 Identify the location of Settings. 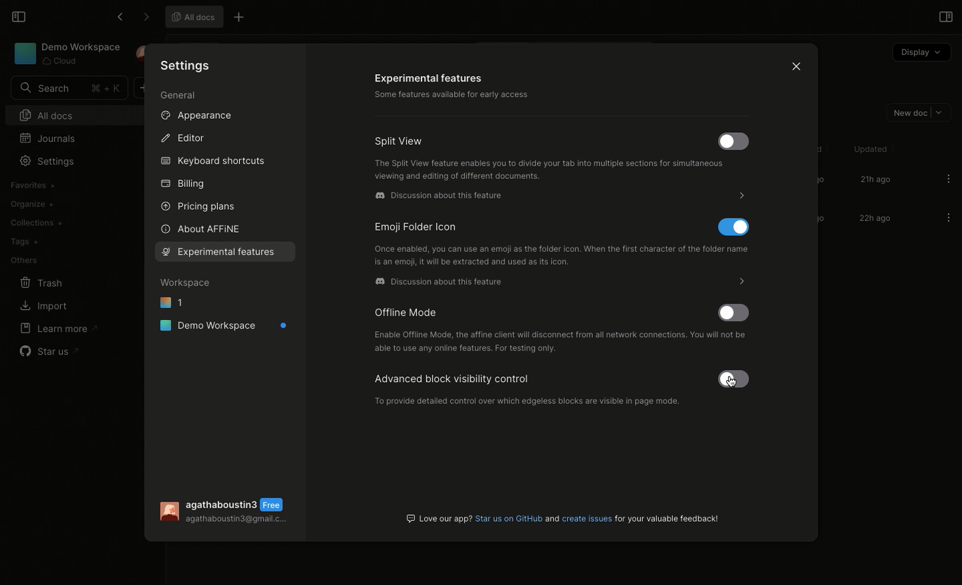
(187, 65).